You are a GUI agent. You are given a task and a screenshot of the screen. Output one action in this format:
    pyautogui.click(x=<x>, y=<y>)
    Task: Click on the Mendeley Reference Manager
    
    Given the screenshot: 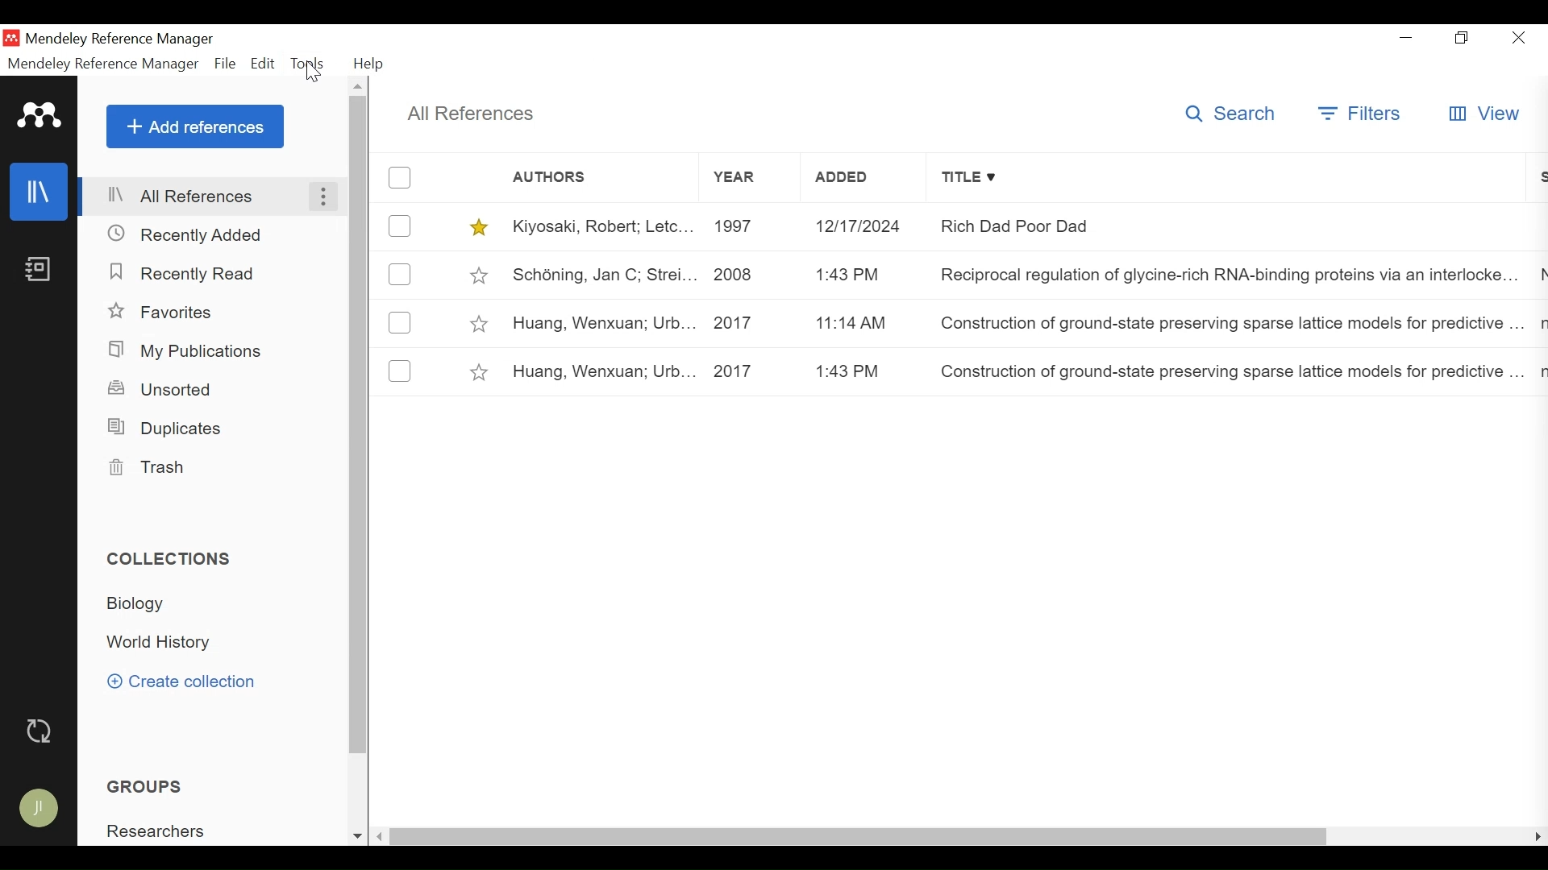 What is the action you would take?
    pyautogui.click(x=104, y=64)
    